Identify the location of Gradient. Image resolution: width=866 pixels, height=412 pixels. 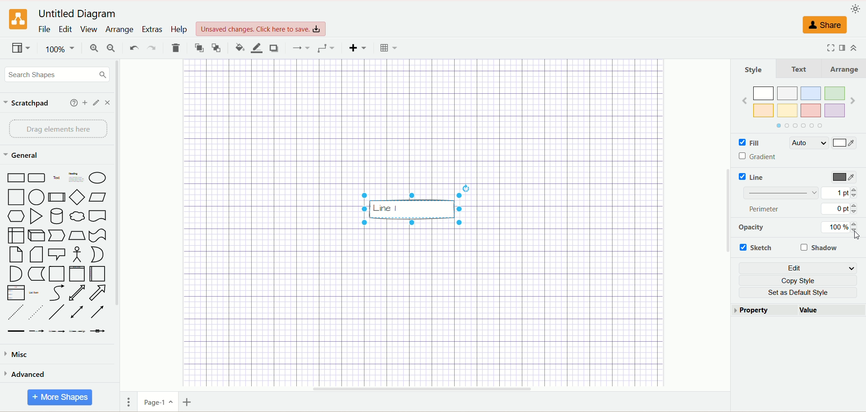
(764, 155).